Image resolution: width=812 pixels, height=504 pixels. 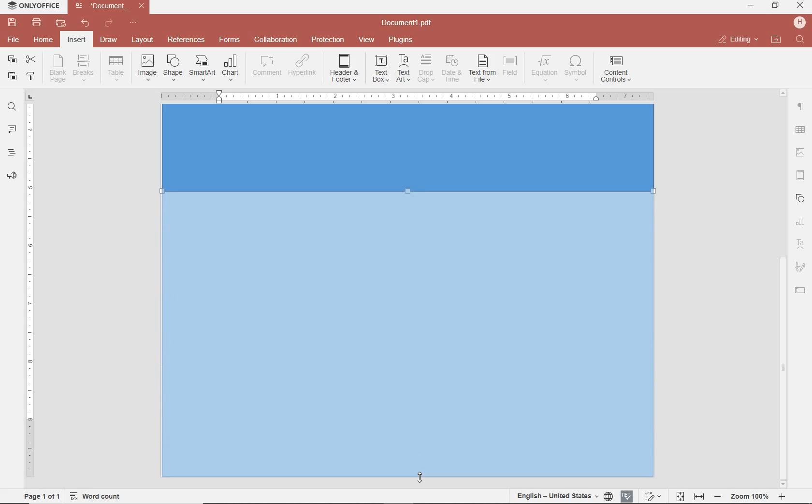 I want to click on page 1 of 1, so click(x=40, y=495).